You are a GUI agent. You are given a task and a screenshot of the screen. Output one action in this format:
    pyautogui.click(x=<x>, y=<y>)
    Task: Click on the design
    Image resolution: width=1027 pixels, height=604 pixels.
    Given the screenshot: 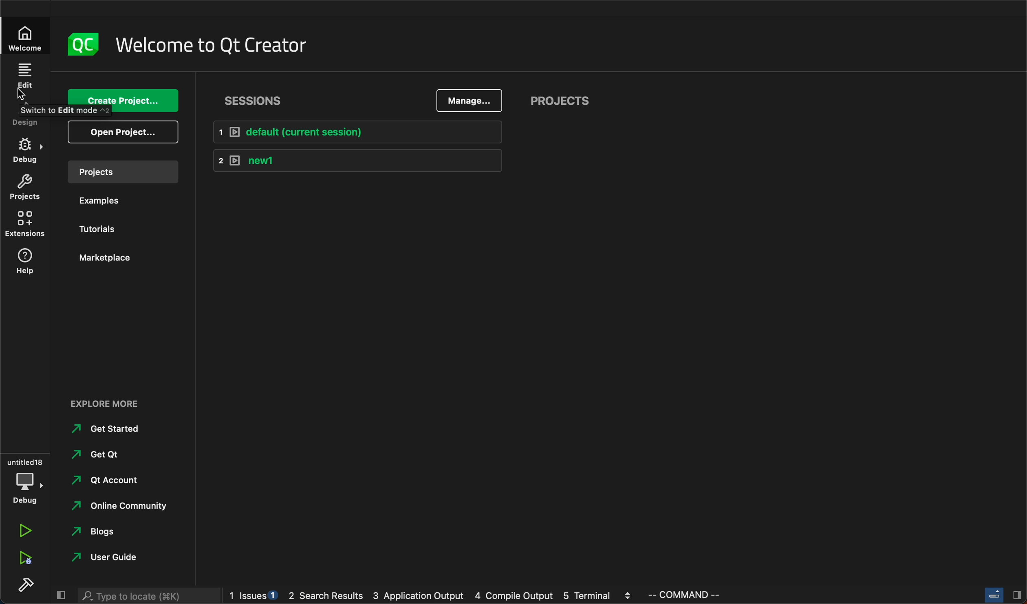 What is the action you would take?
    pyautogui.click(x=26, y=116)
    